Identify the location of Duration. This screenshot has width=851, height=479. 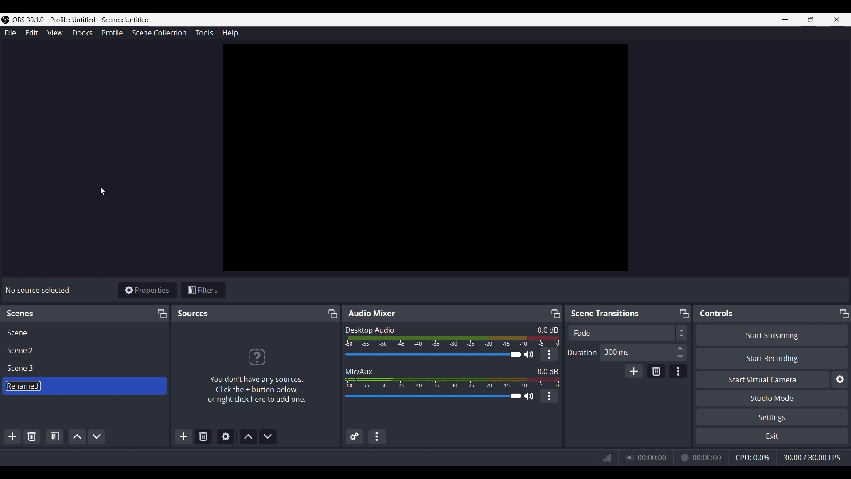
(582, 353).